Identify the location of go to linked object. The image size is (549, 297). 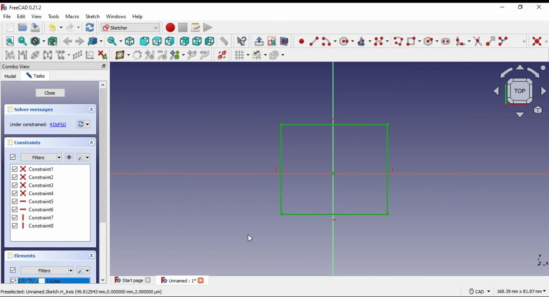
(96, 41).